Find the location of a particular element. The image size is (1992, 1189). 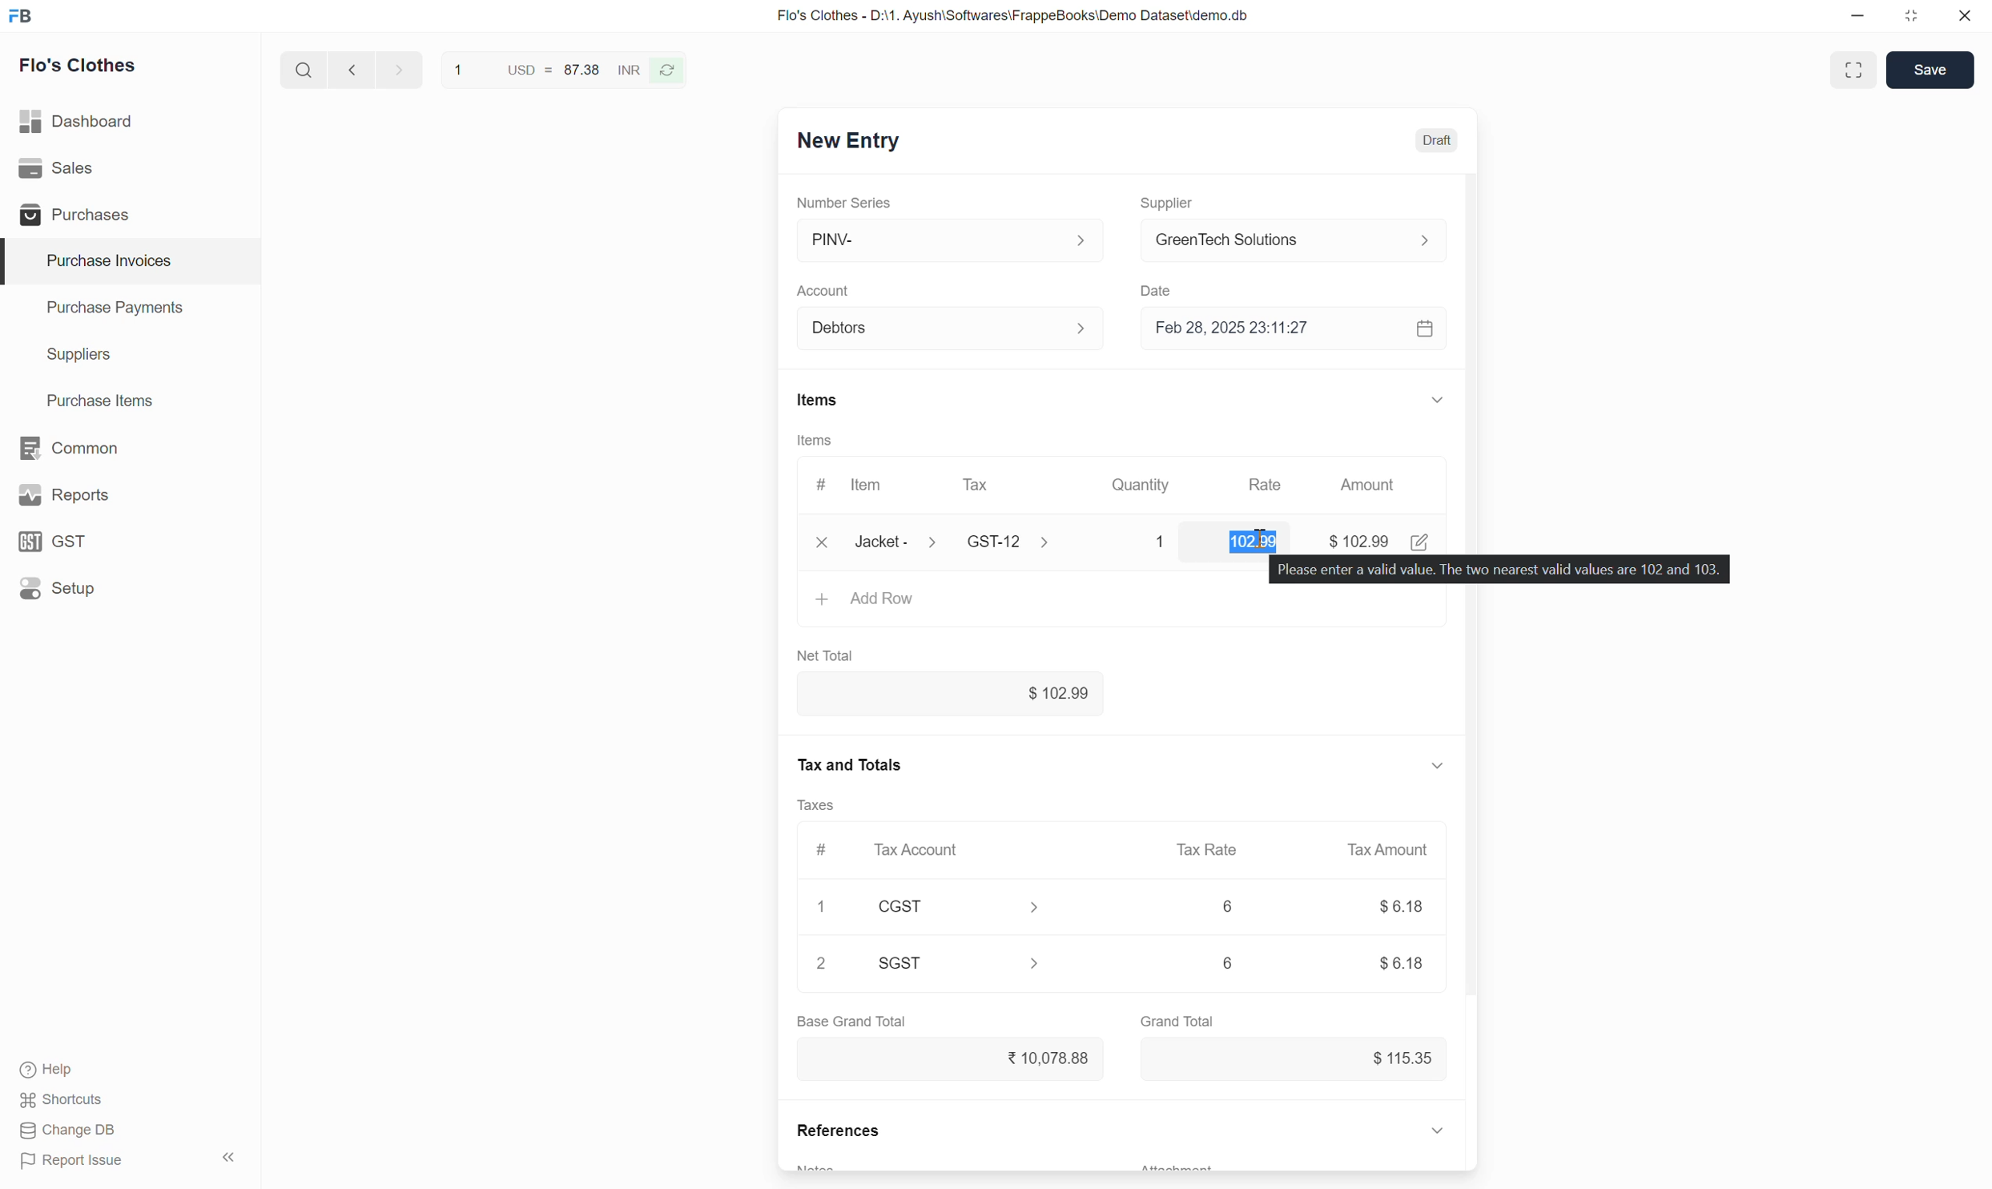

Collapse is located at coordinates (229, 1157).